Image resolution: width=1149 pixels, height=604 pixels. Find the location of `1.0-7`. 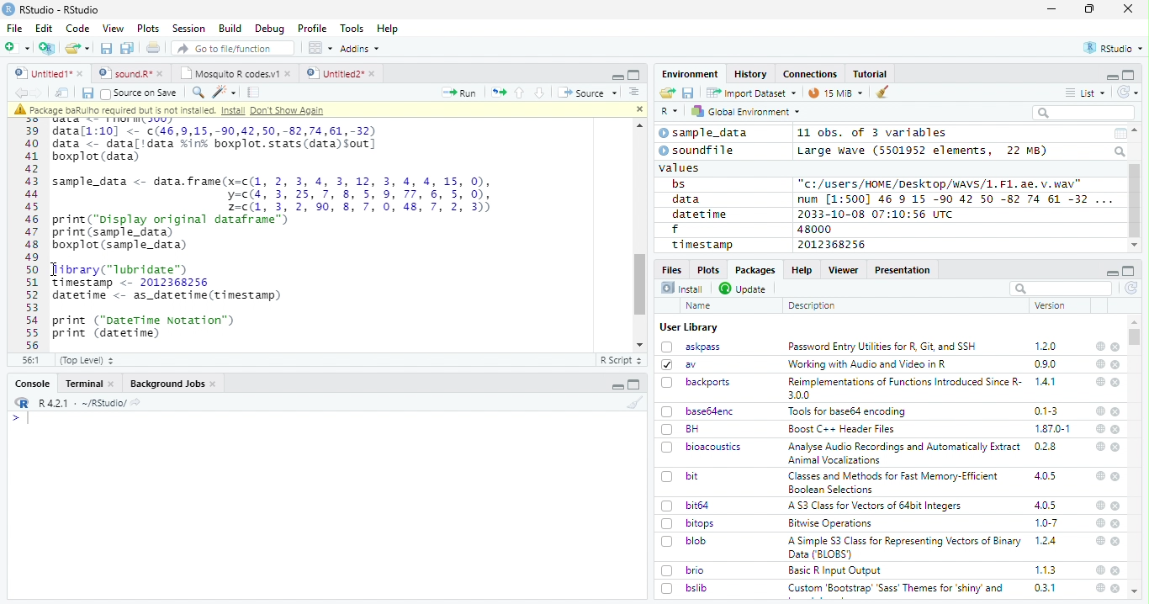

1.0-7 is located at coordinates (1047, 523).